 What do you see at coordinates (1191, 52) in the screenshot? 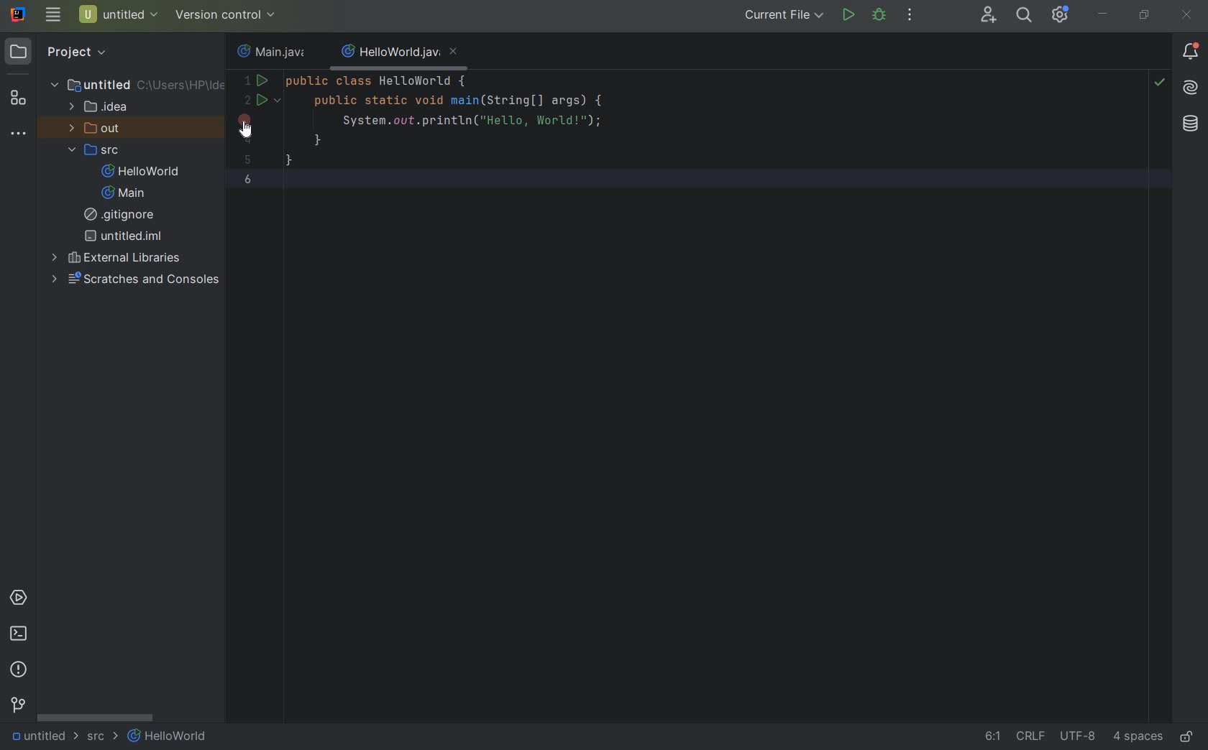
I see `notifications` at bounding box center [1191, 52].